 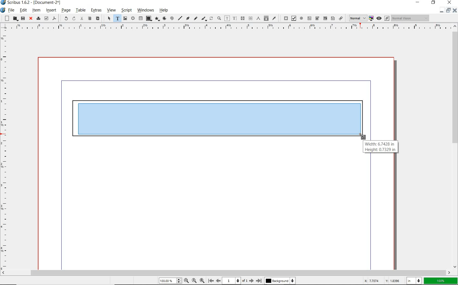 I want to click on pdf check box, so click(x=293, y=18).